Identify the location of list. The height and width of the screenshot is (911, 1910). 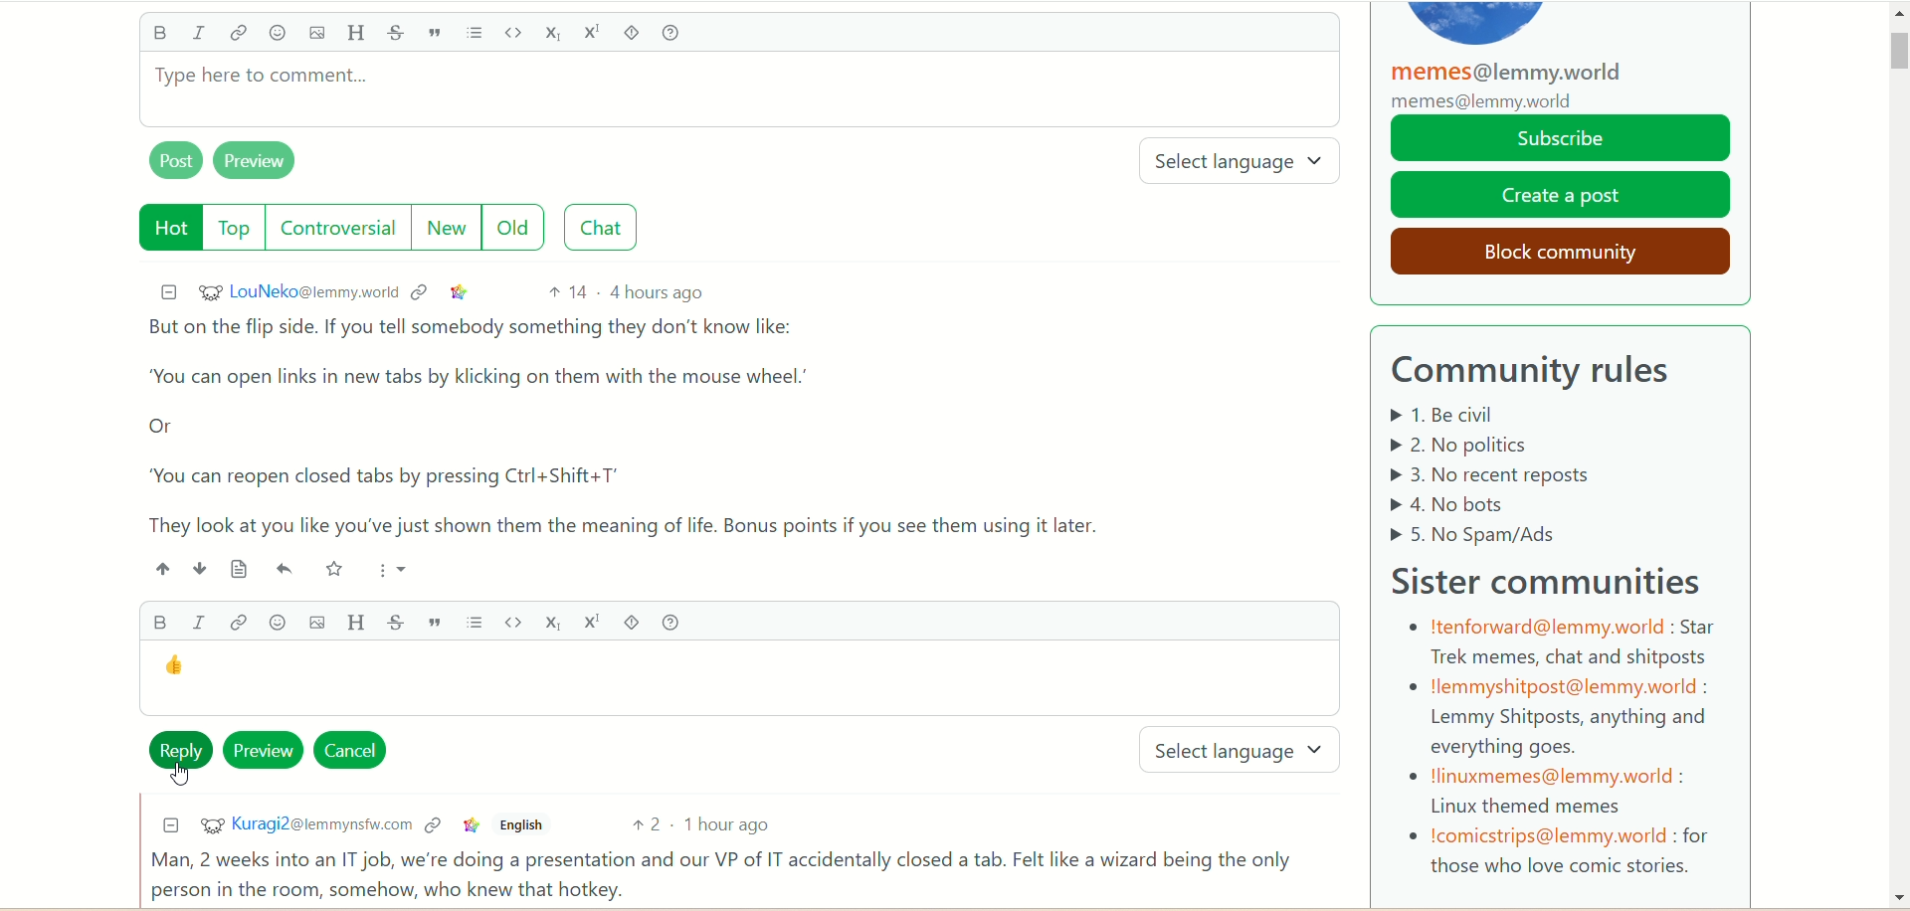
(475, 623).